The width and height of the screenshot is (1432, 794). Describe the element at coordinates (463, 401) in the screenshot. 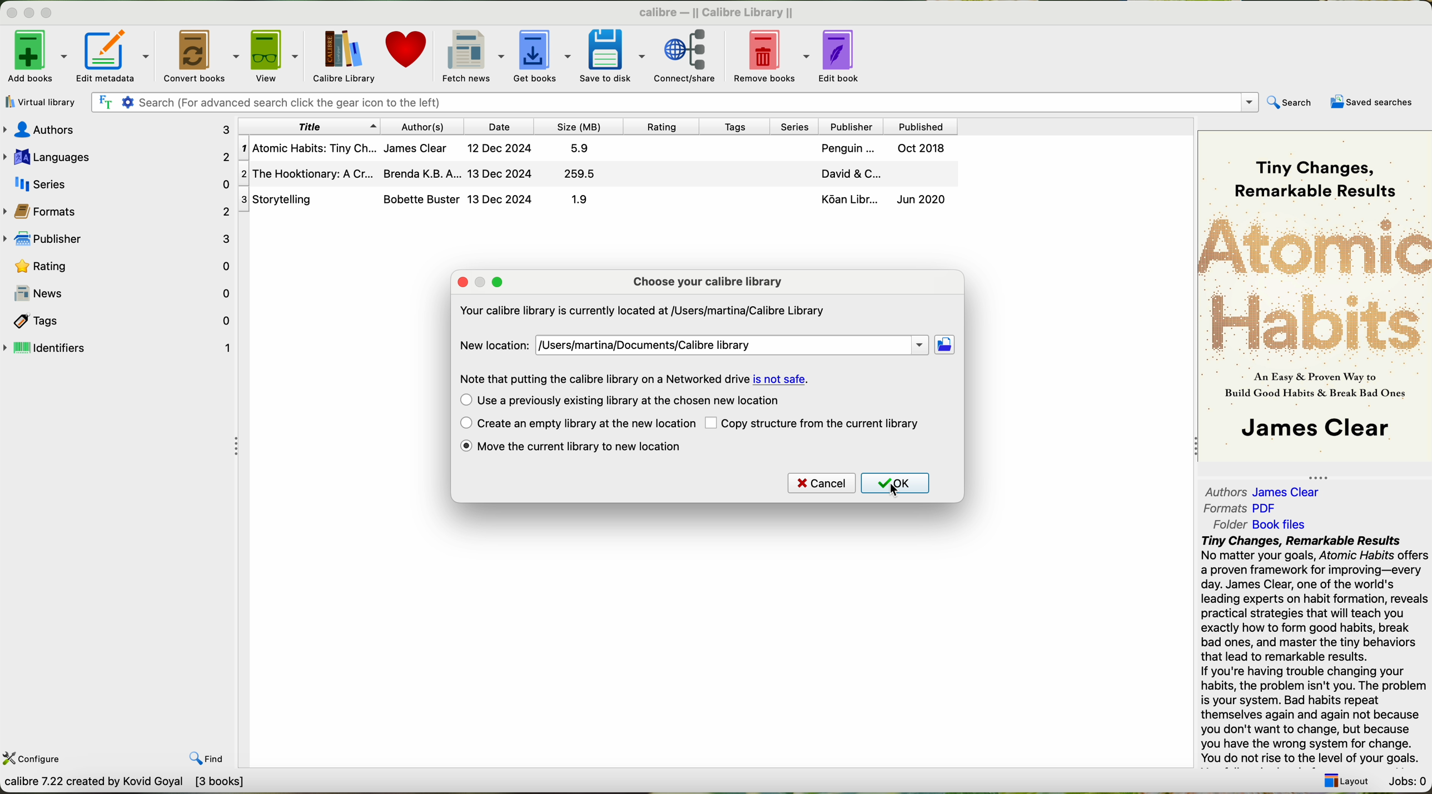

I see `check box` at that location.